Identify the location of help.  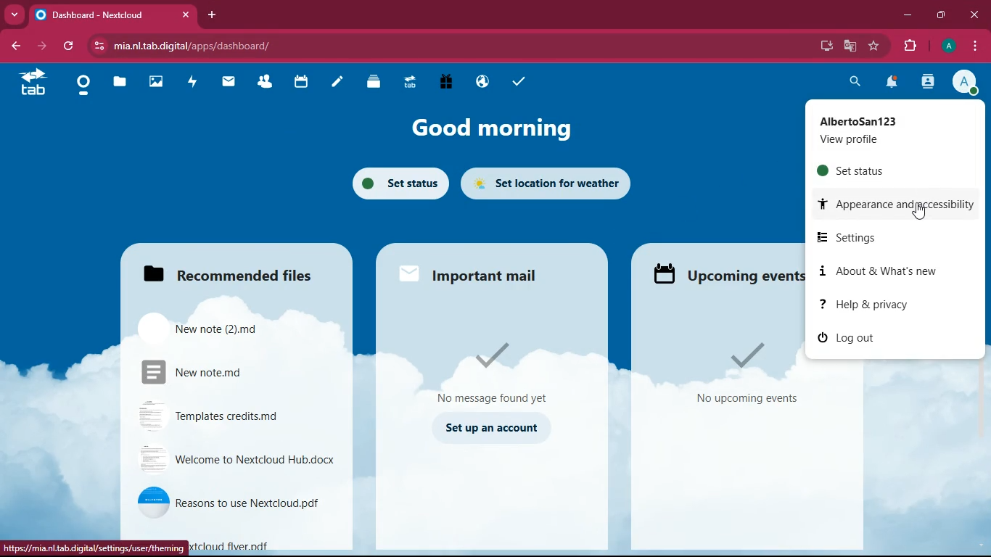
(867, 304).